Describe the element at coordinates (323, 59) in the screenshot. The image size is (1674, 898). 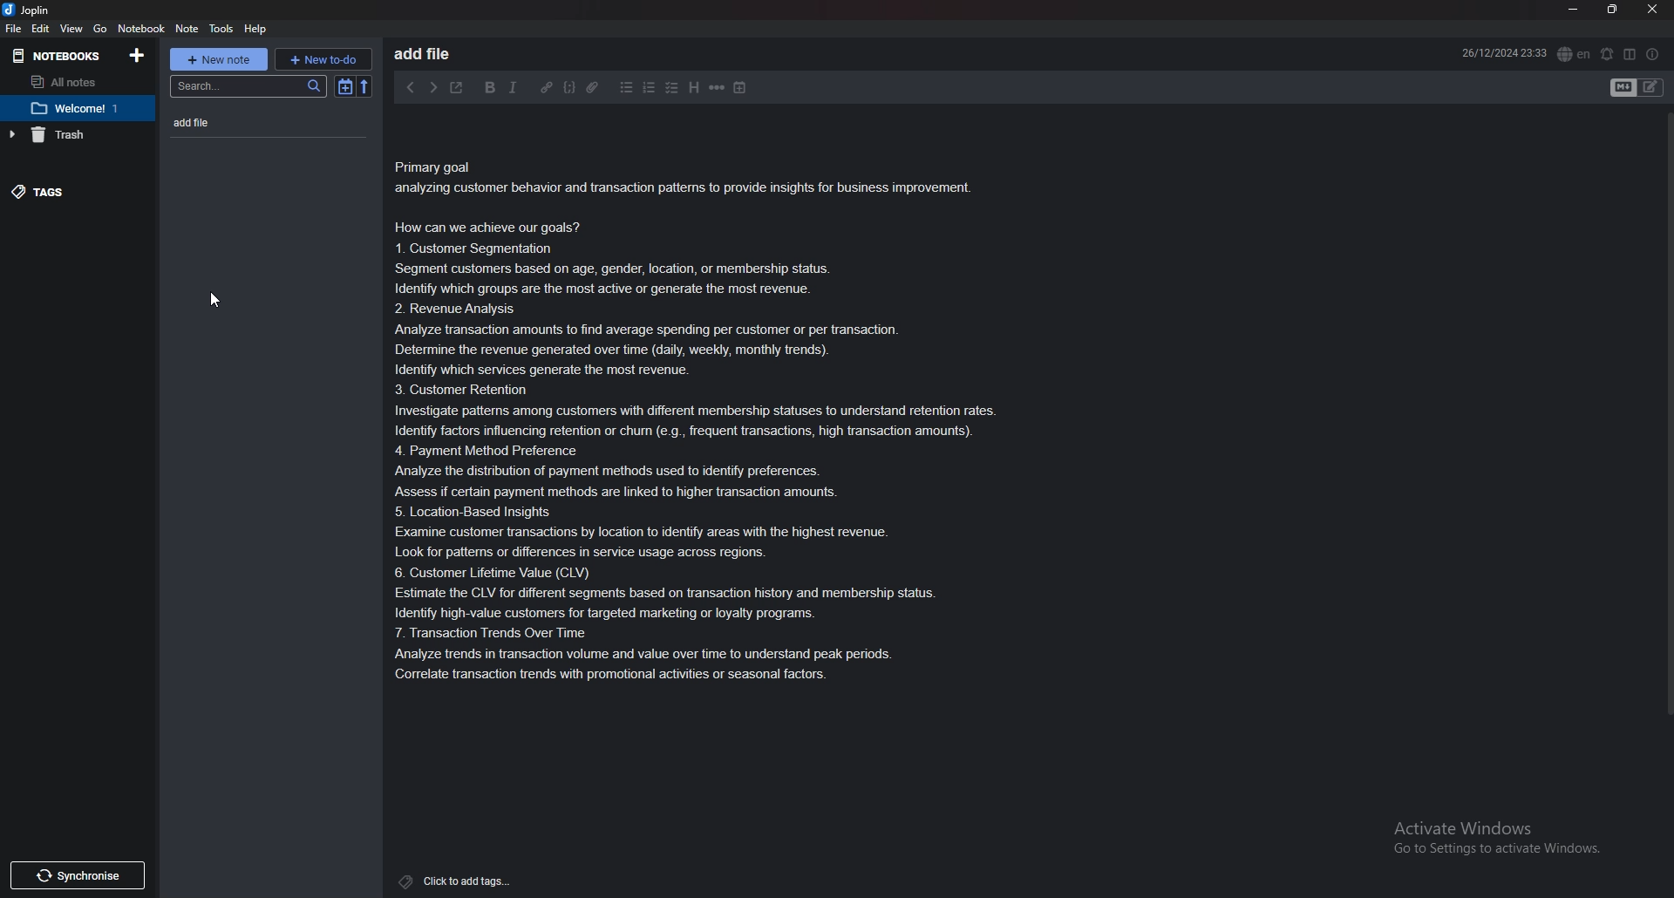
I see `new to do` at that location.